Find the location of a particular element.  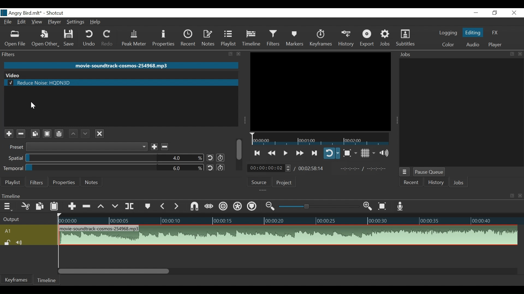

Recent is located at coordinates (411, 182).